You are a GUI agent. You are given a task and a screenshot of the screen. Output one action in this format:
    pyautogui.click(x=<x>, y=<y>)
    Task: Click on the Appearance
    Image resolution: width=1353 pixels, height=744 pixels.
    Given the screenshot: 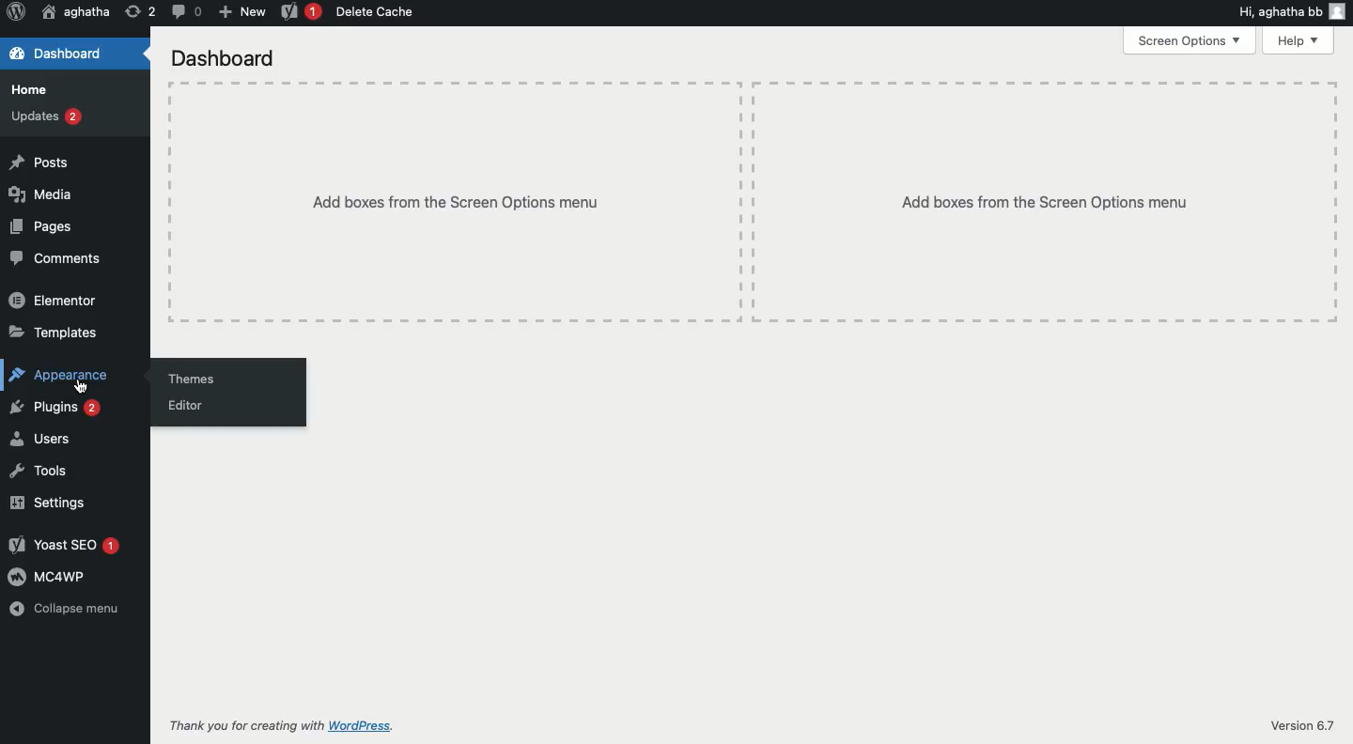 What is the action you would take?
    pyautogui.click(x=62, y=379)
    